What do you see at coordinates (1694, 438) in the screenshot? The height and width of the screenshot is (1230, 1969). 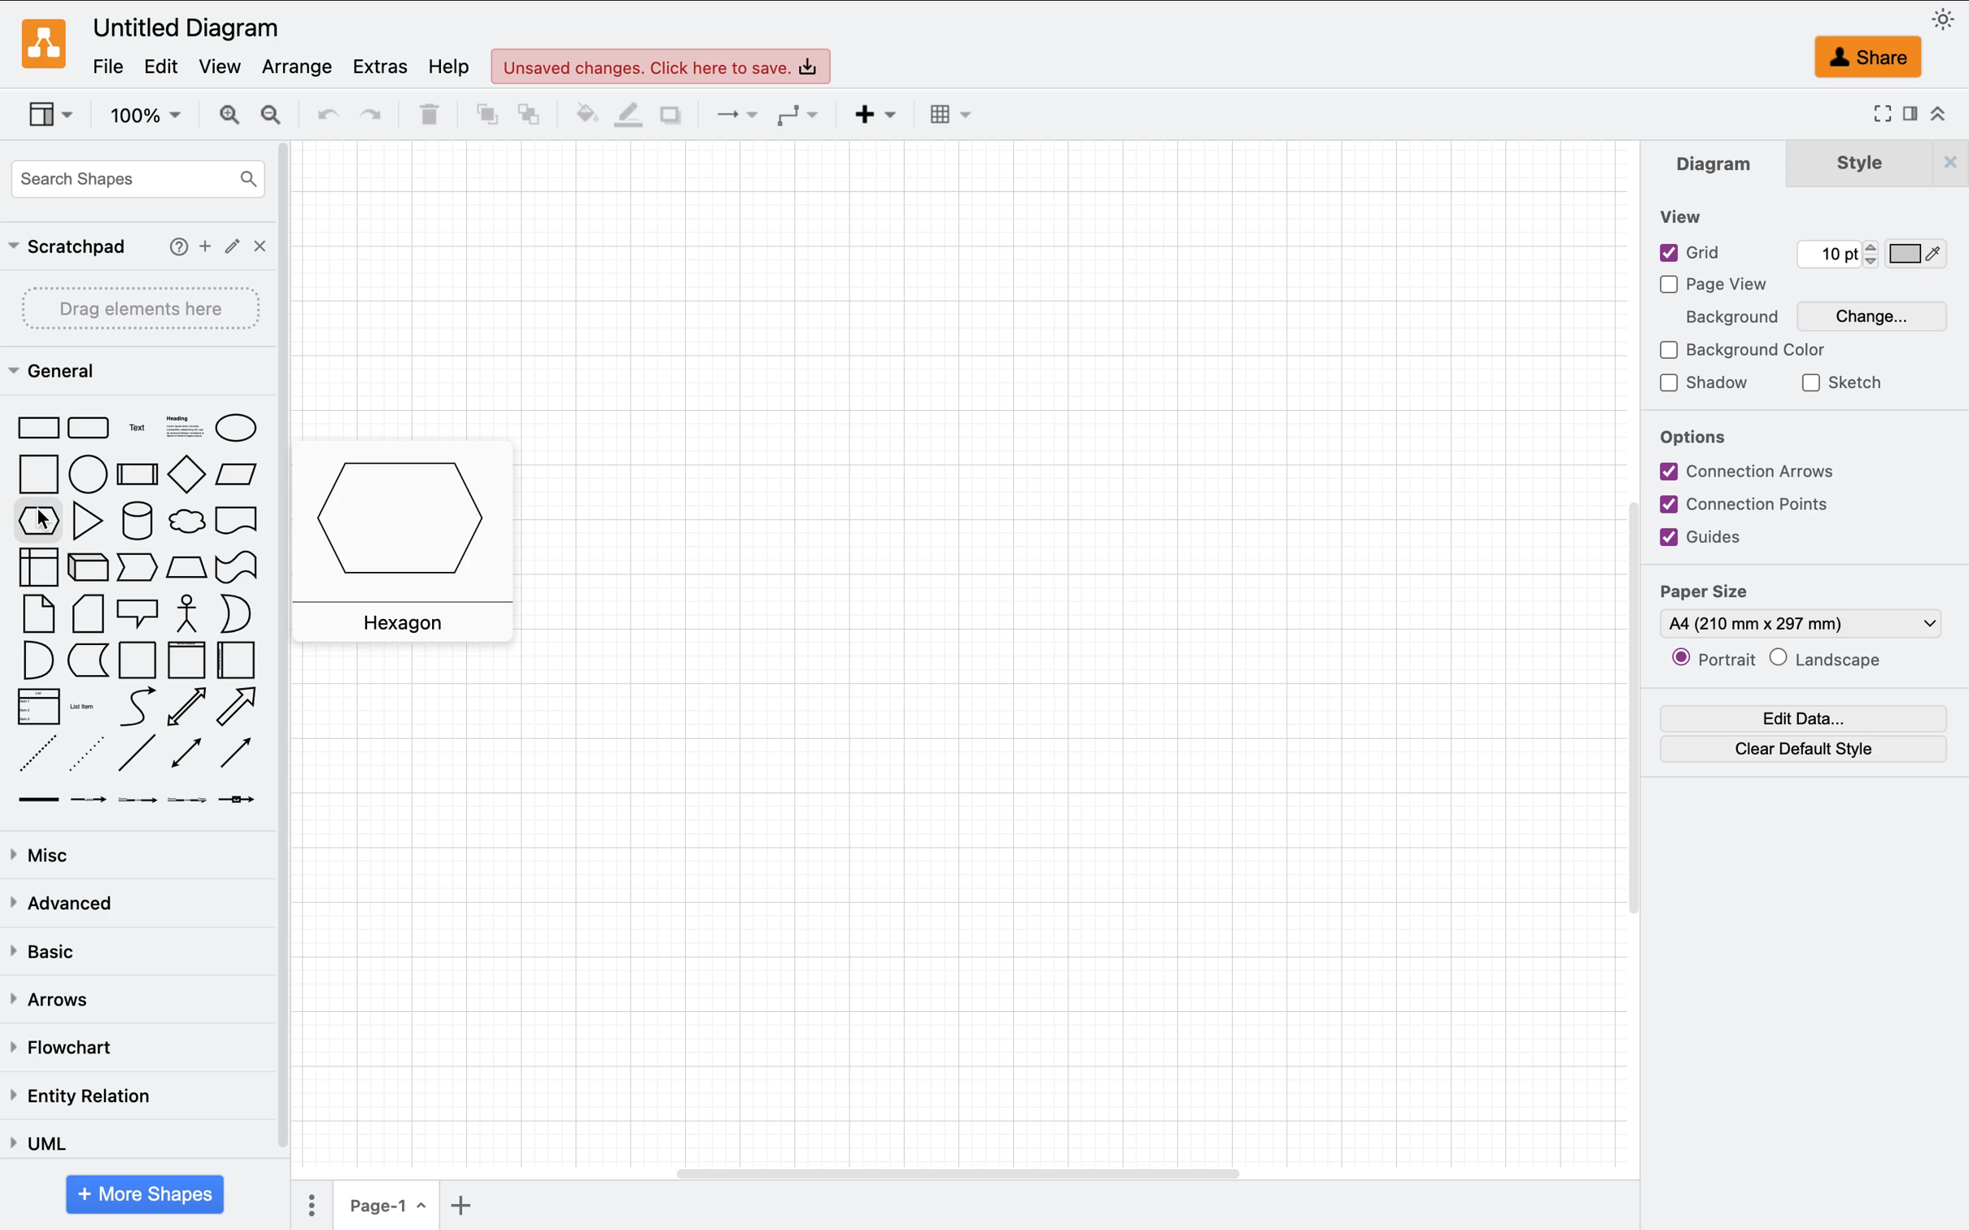 I see `options` at bounding box center [1694, 438].